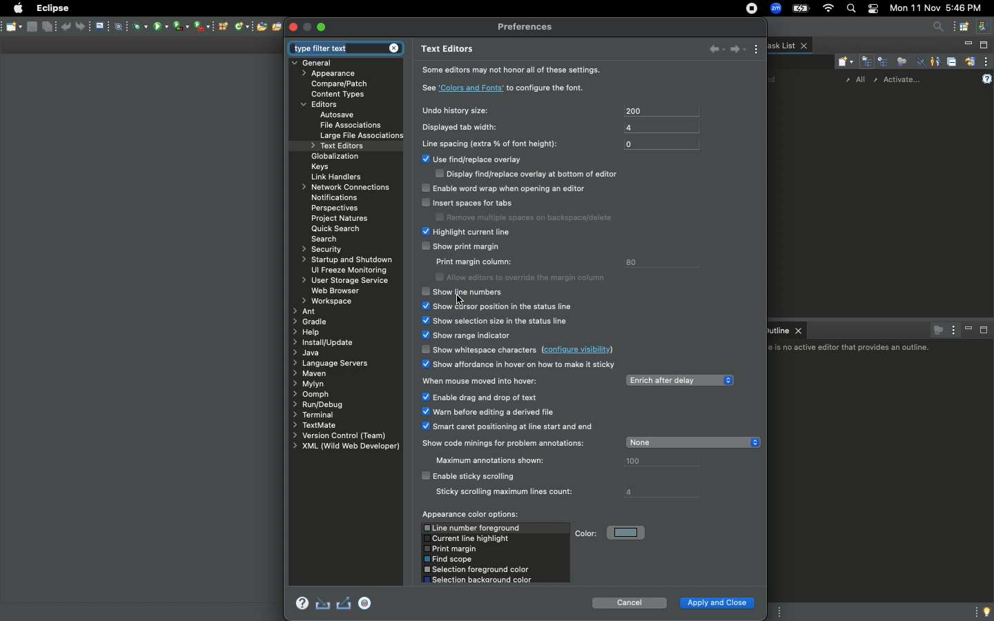 The height and width of the screenshot is (621, 994). Describe the element at coordinates (513, 263) in the screenshot. I see `Show print margin` at that location.